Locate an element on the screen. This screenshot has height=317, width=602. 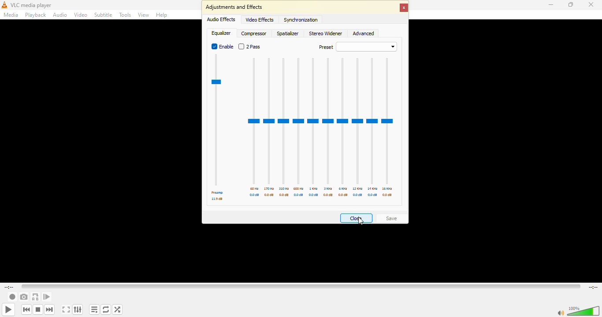
audio effects is located at coordinates (222, 19).